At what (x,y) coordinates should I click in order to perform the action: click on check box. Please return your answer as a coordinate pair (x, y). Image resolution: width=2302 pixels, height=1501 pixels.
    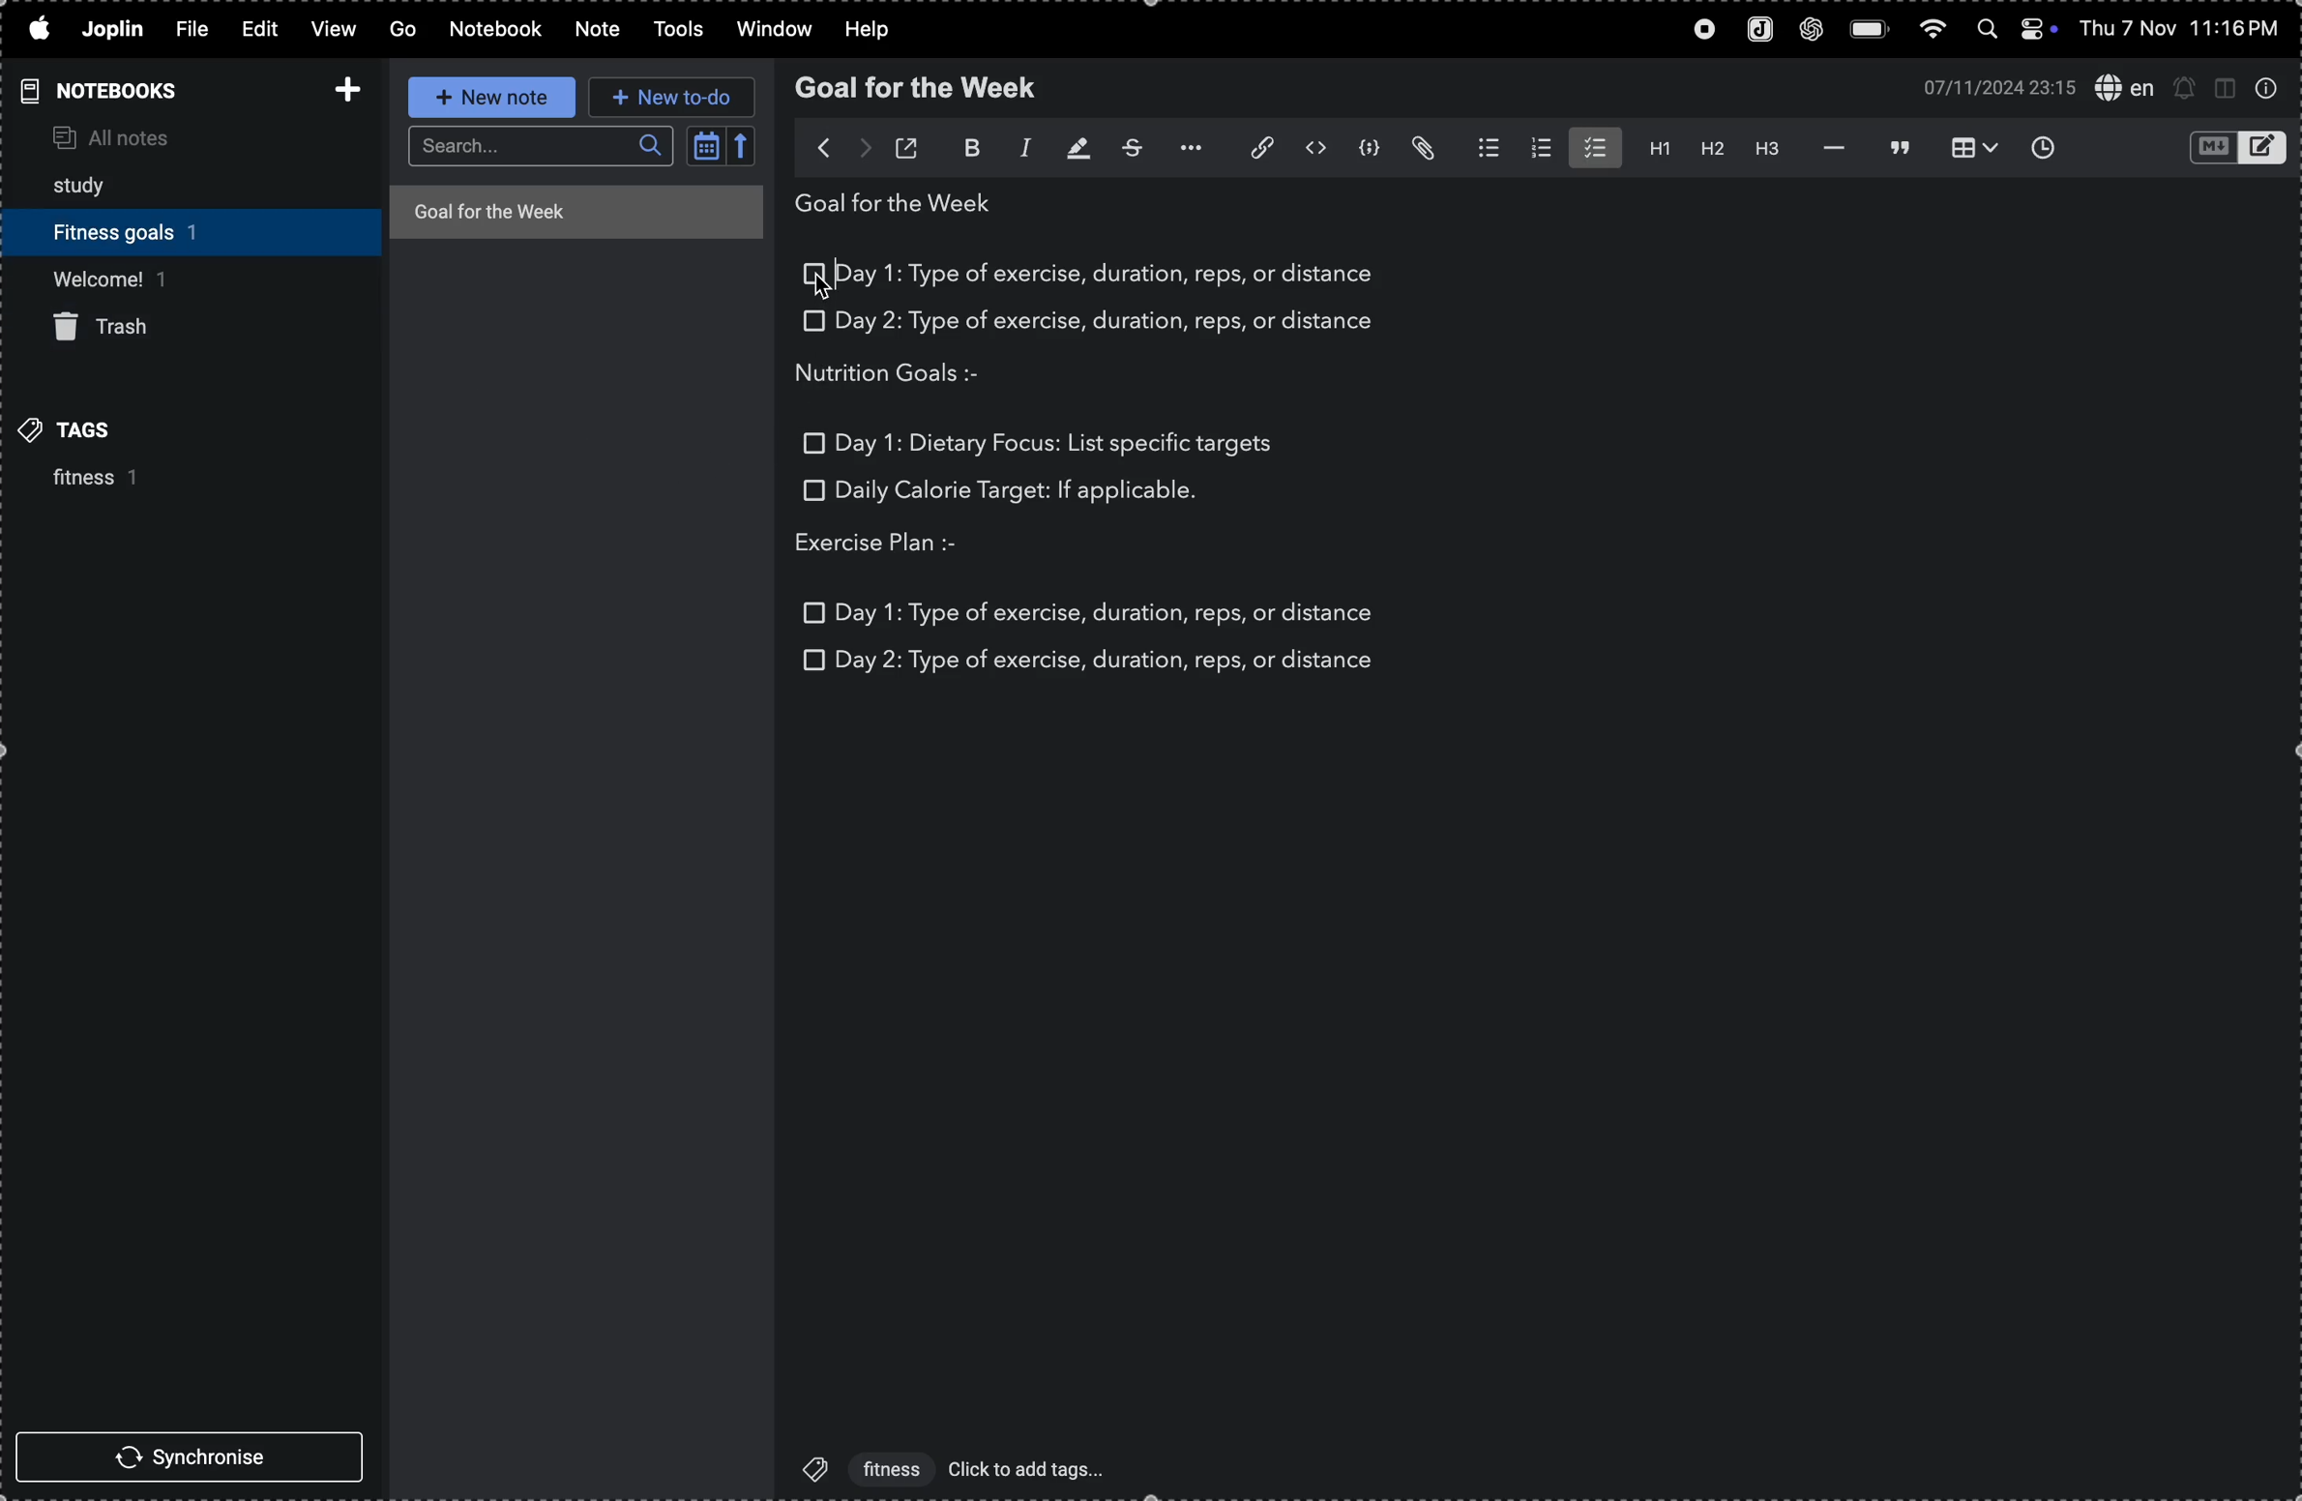
    Looking at the image, I should click on (817, 277).